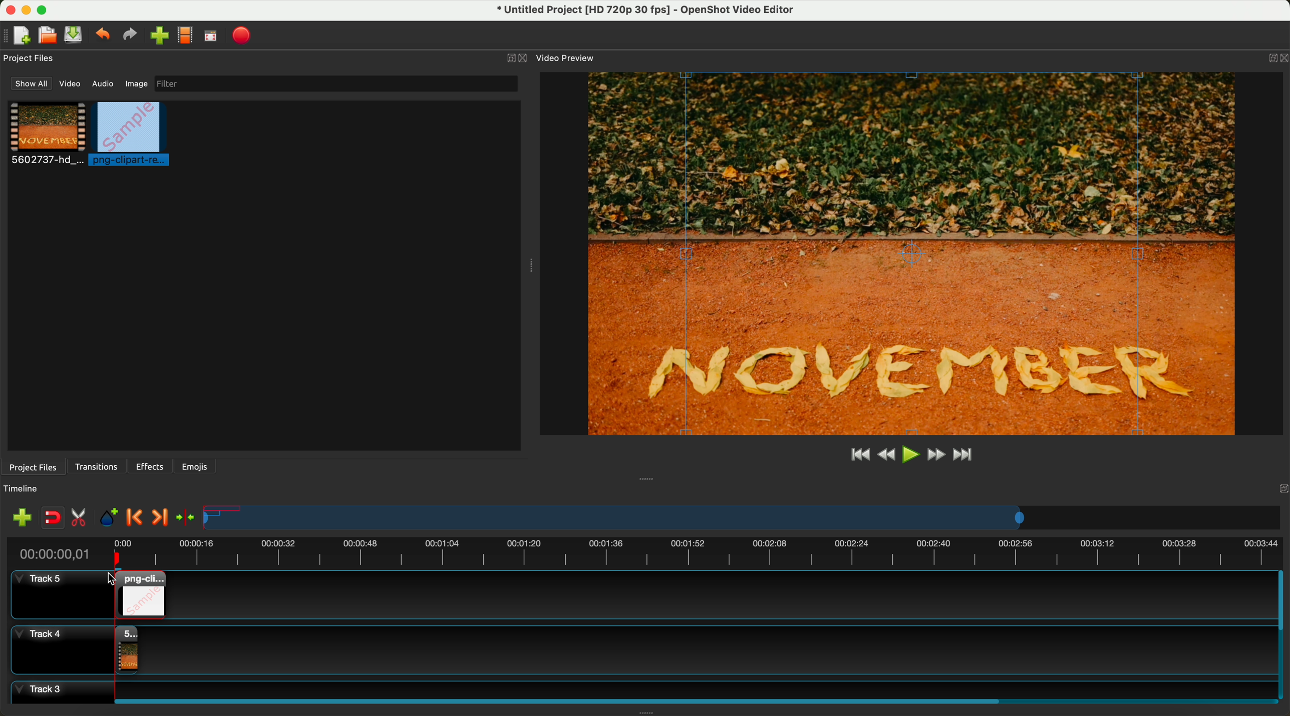 This screenshot has height=716, width=1290. Describe the element at coordinates (245, 36) in the screenshot. I see `export video` at that location.